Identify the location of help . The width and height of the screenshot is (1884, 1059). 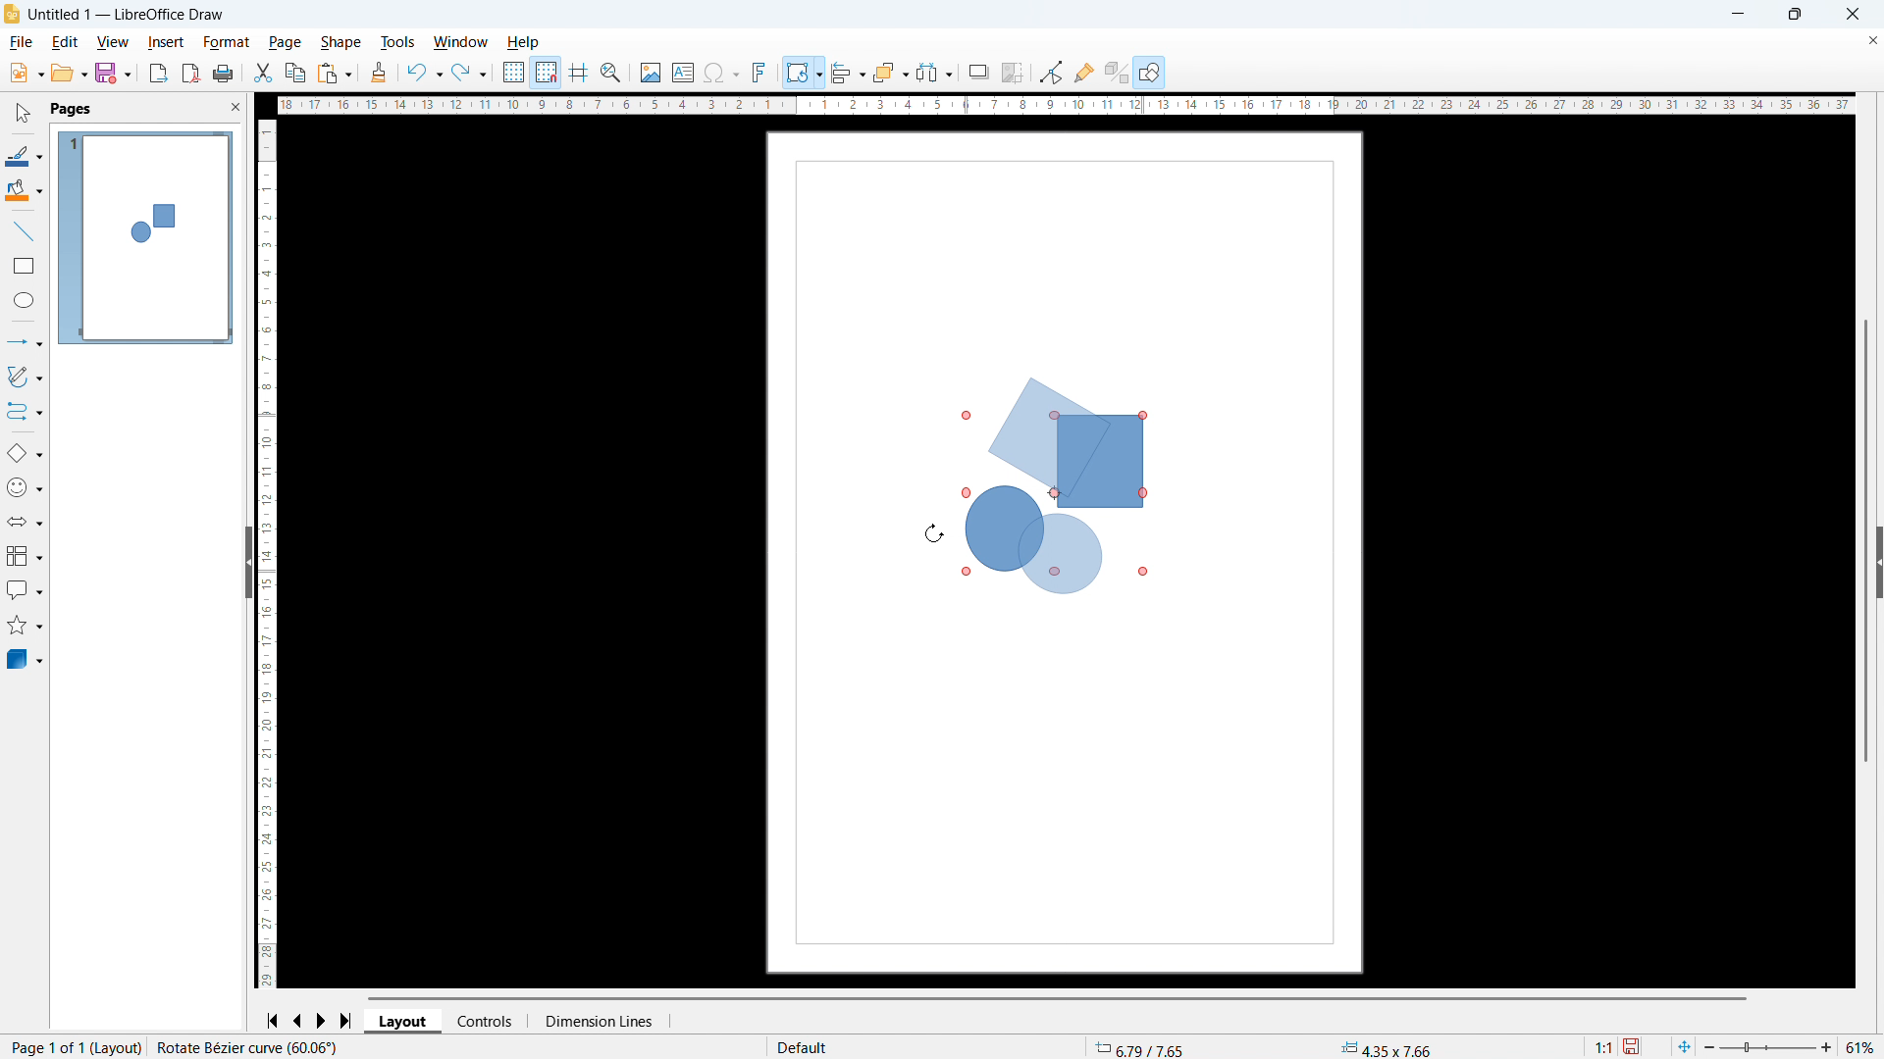
(524, 43).